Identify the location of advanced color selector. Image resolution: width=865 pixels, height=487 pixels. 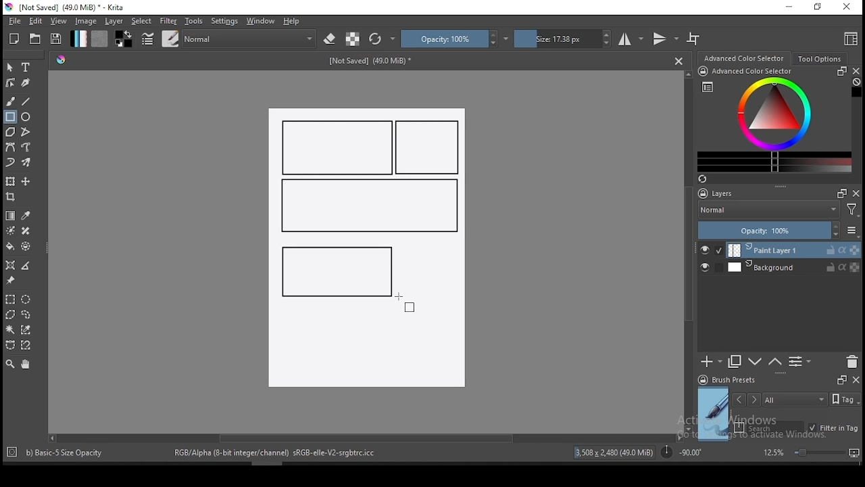
(772, 119).